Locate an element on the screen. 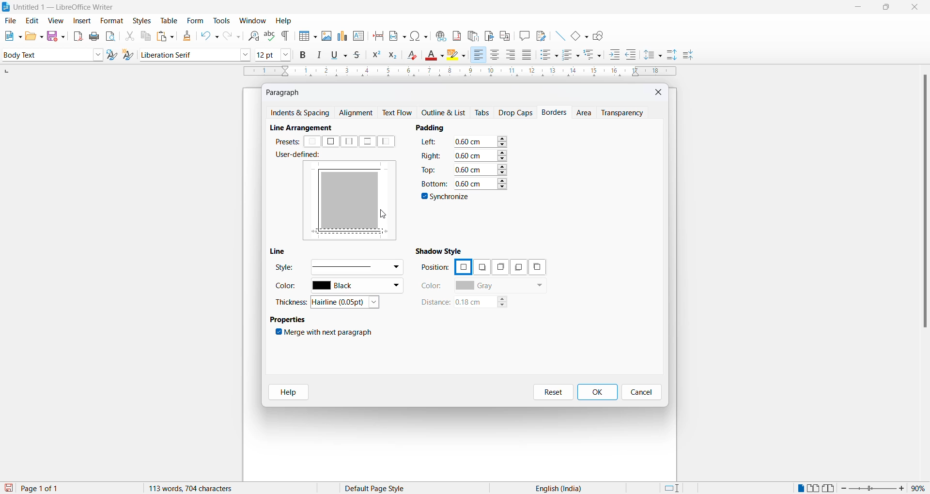 Image resolution: width=930 pixels, height=494 pixels. show draw functions is located at coordinates (600, 35).